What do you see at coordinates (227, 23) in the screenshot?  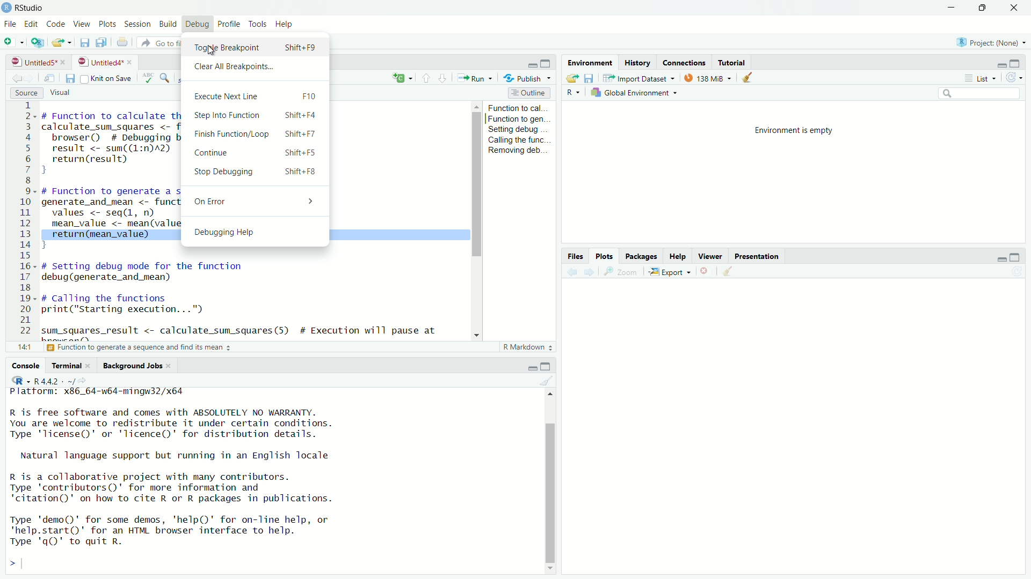 I see `profile` at bounding box center [227, 23].